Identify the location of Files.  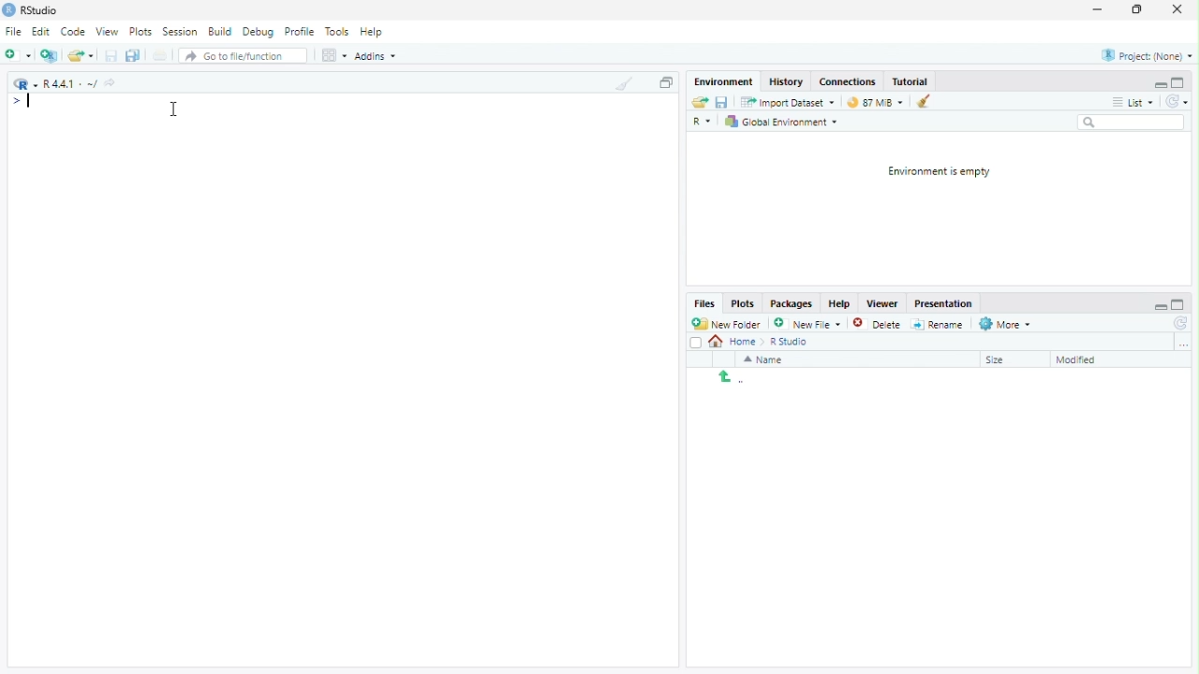
(705, 303).